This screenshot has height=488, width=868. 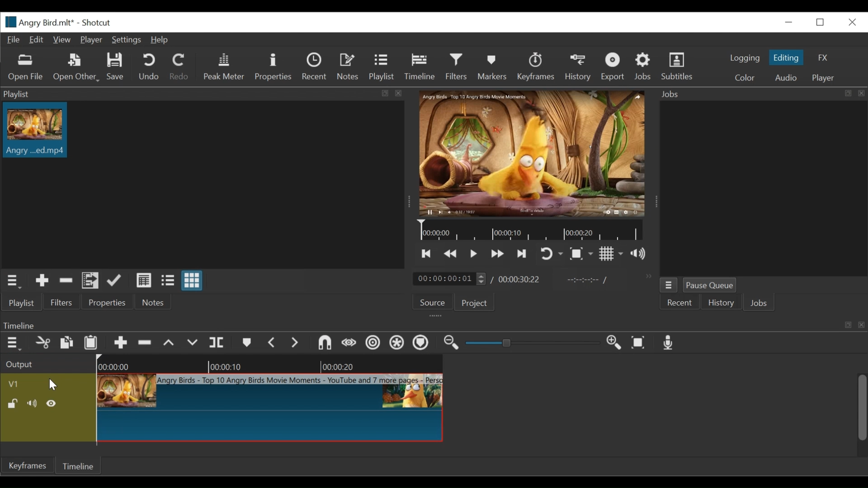 I want to click on Clip, so click(x=269, y=408).